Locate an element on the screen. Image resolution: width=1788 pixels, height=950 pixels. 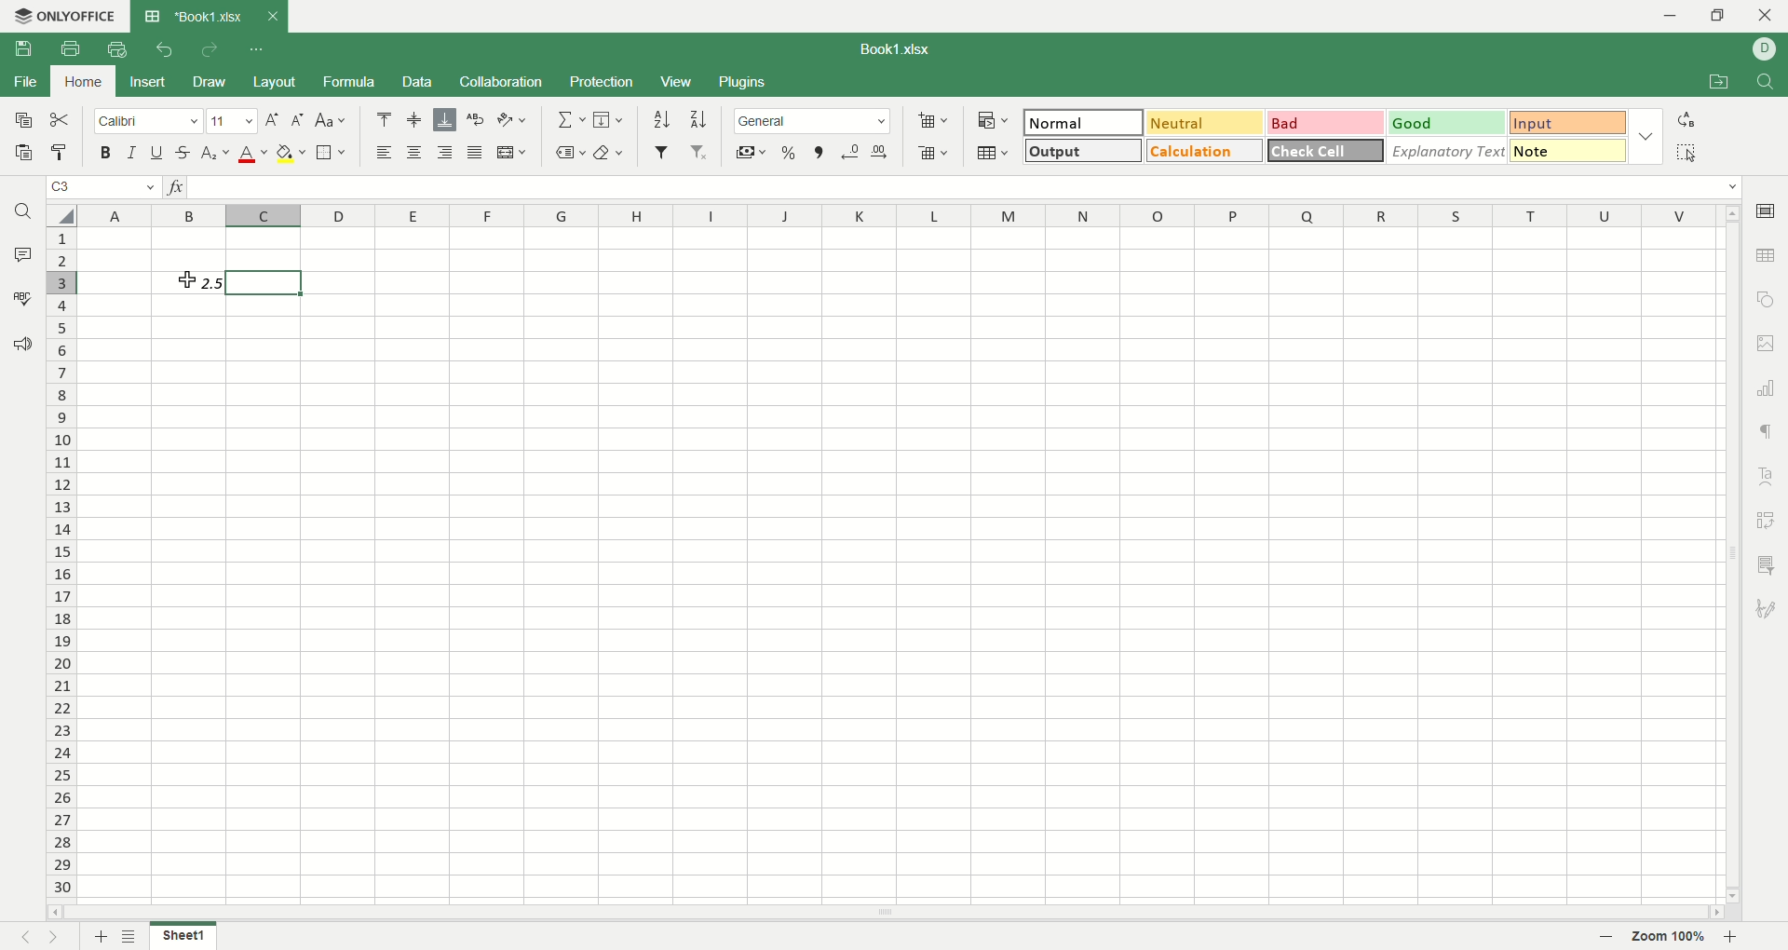
image settings is located at coordinates (1768, 344).